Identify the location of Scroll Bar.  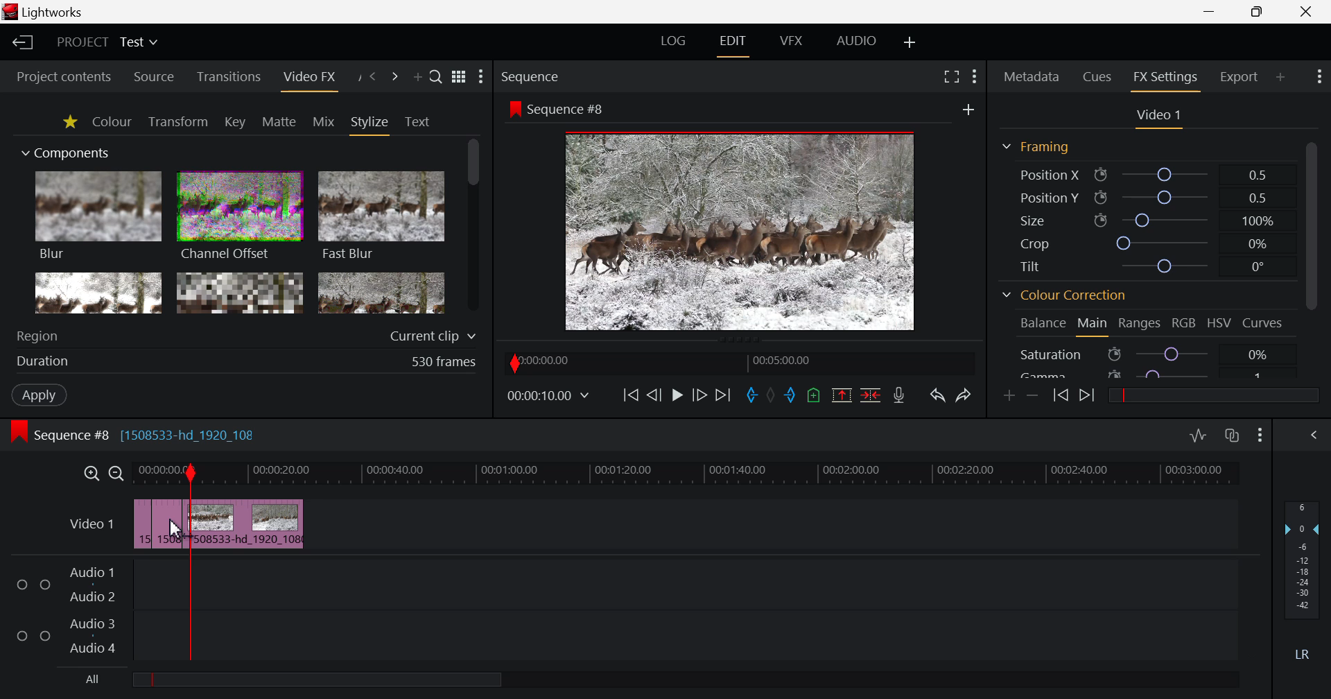
(473, 227).